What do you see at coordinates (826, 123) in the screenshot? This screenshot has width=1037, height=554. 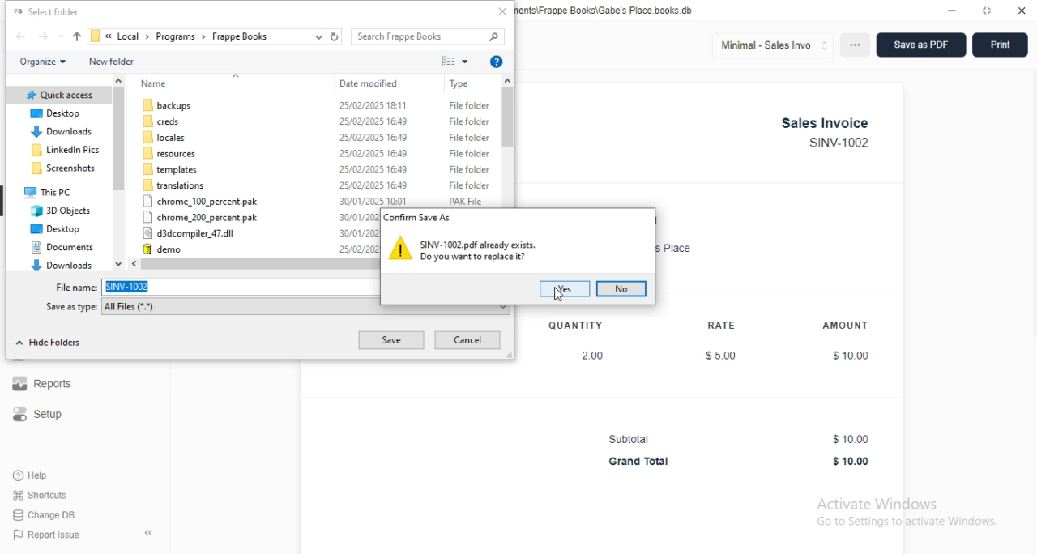 I see `Sales Invoice` at bounding box center [826, 123].